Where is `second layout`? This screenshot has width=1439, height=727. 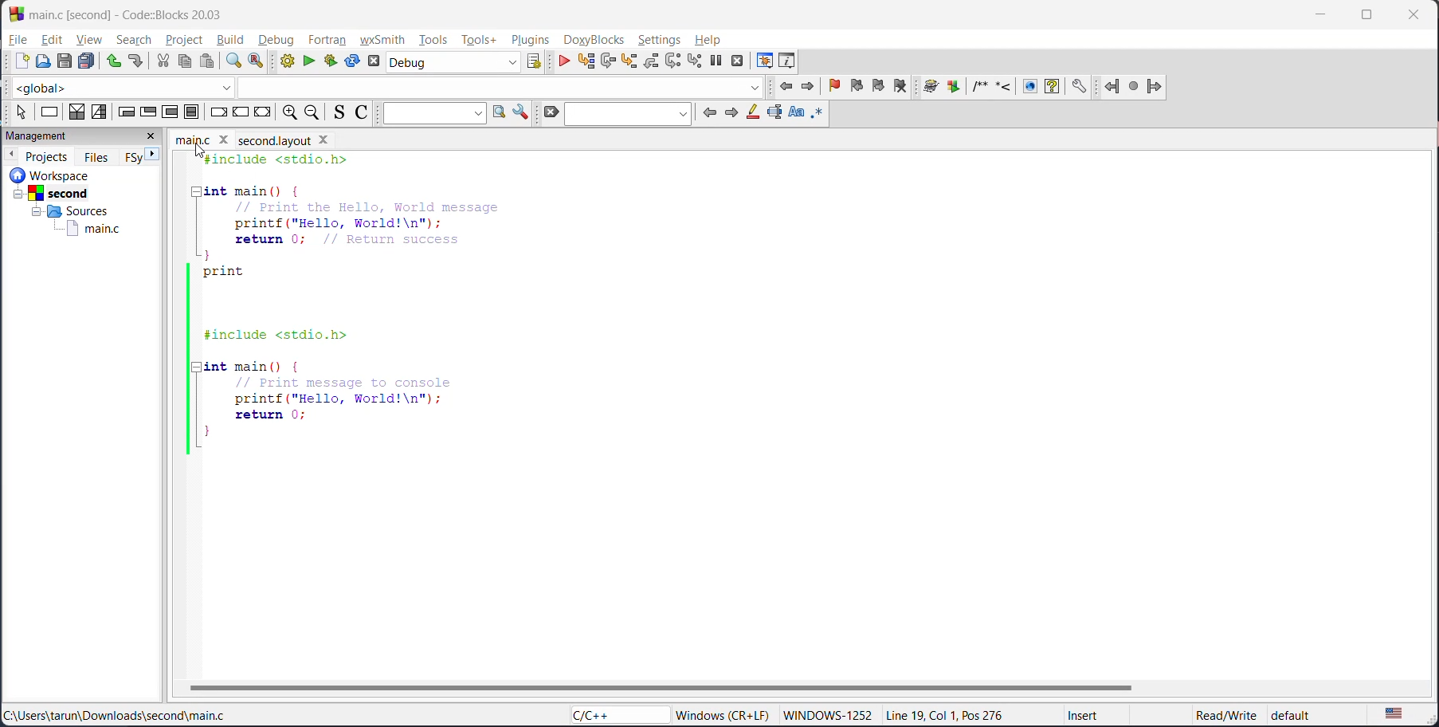 second layout is located at coordinates (297, 140).